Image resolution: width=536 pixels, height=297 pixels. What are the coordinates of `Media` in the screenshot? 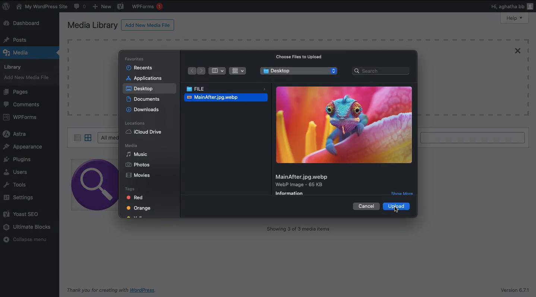 It's located at (18, 51).